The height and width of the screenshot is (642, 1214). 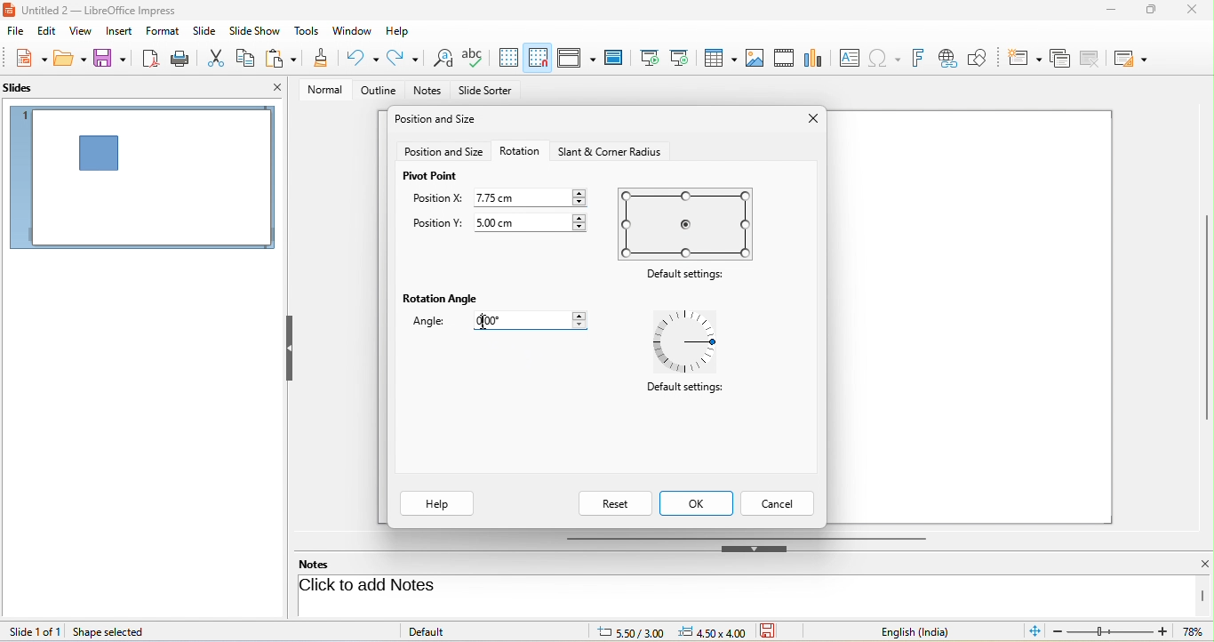 What do you see at coordinates (8, 9) in the screenshot?
I see `libre office impress logo` at bounding box center [8, 9].